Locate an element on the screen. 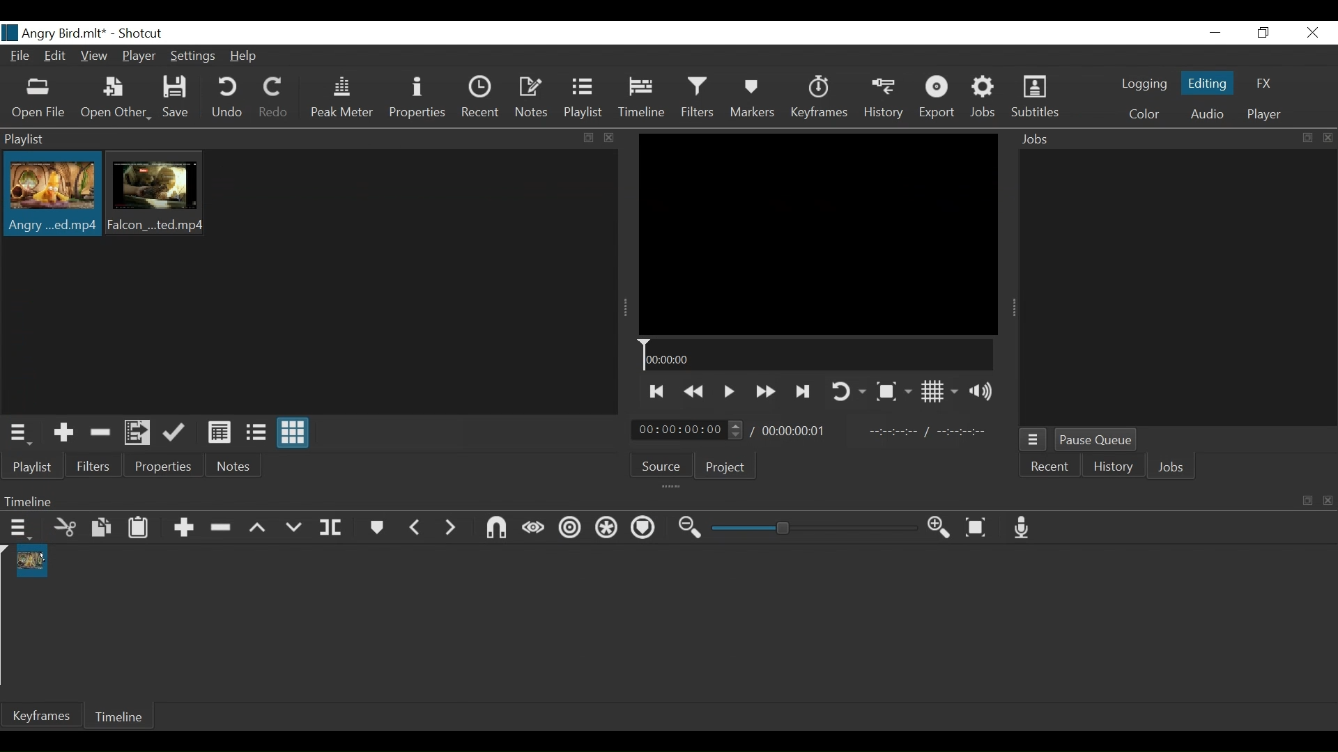 This screenshot has width=1338, height=752. Ripple Delete is located at coordinates (224, 528).